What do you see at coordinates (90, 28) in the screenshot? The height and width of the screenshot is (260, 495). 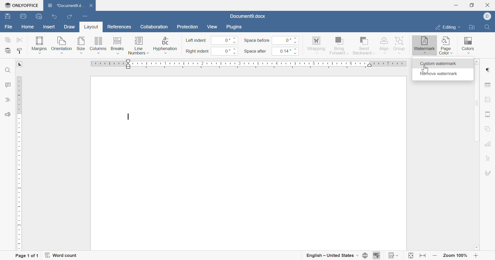 I see `layout` at bounding box center [90, 28].